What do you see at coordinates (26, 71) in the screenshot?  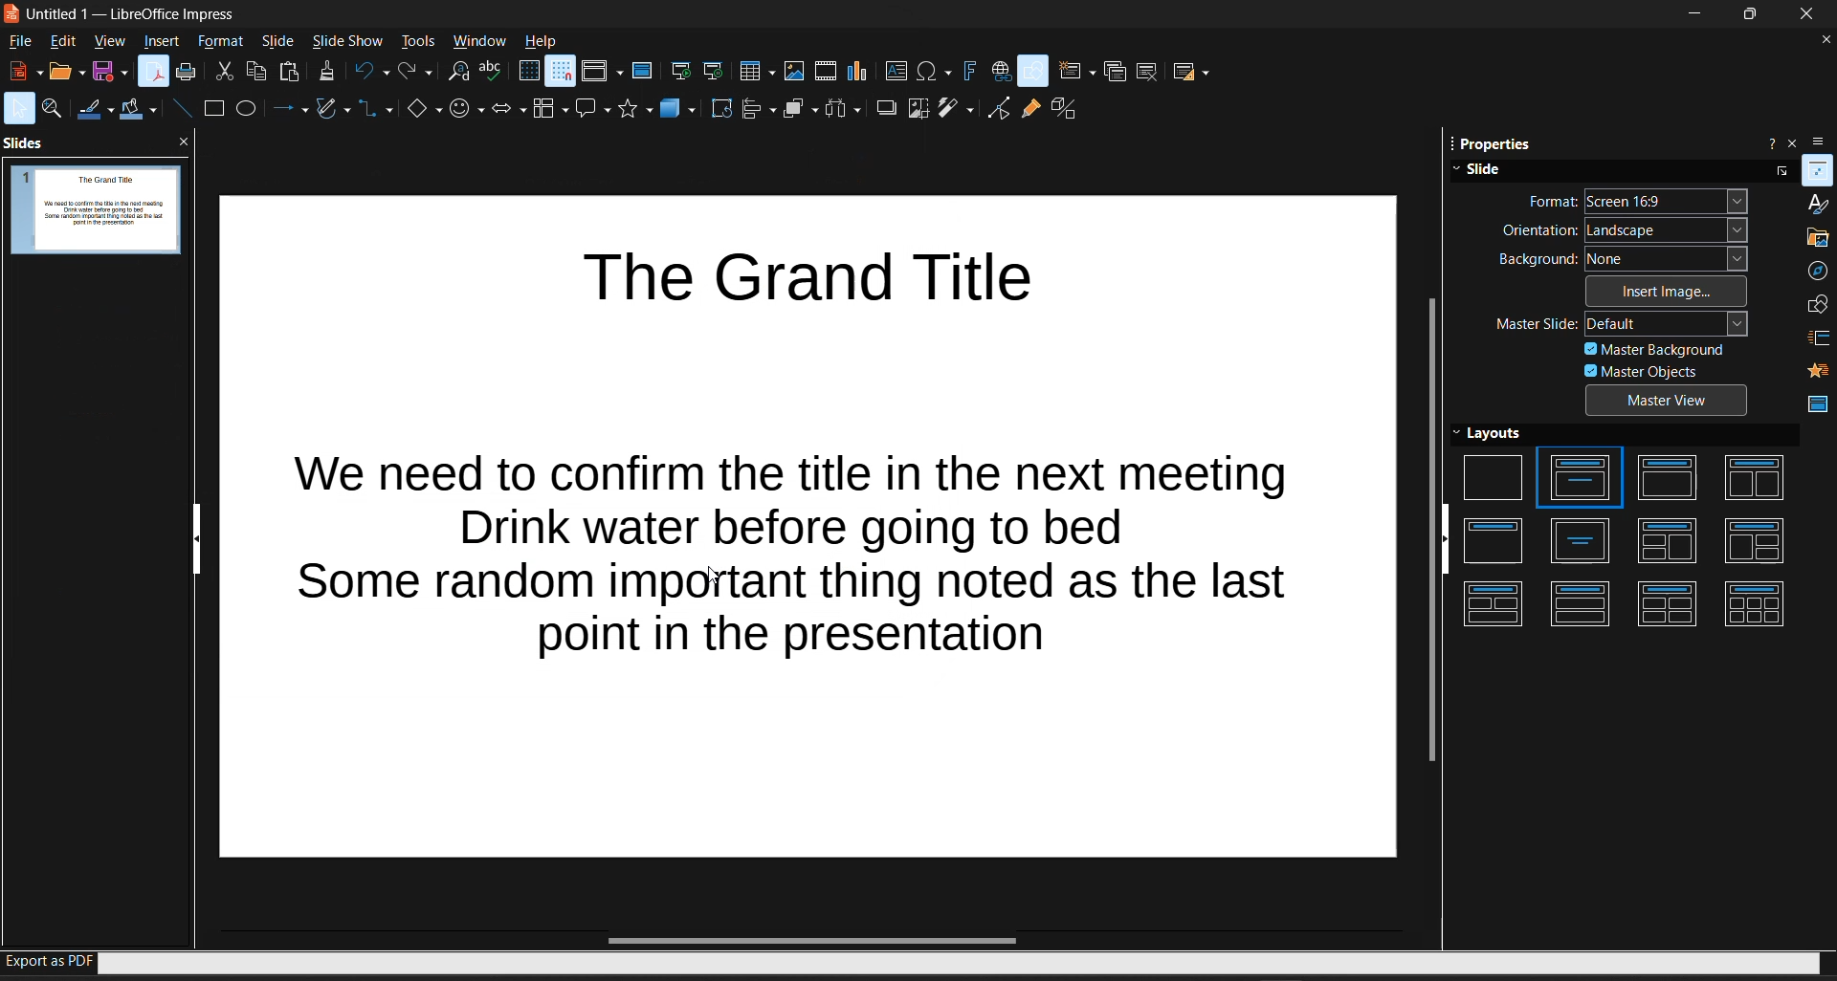 I see `new` at bounding box center [26, 71].